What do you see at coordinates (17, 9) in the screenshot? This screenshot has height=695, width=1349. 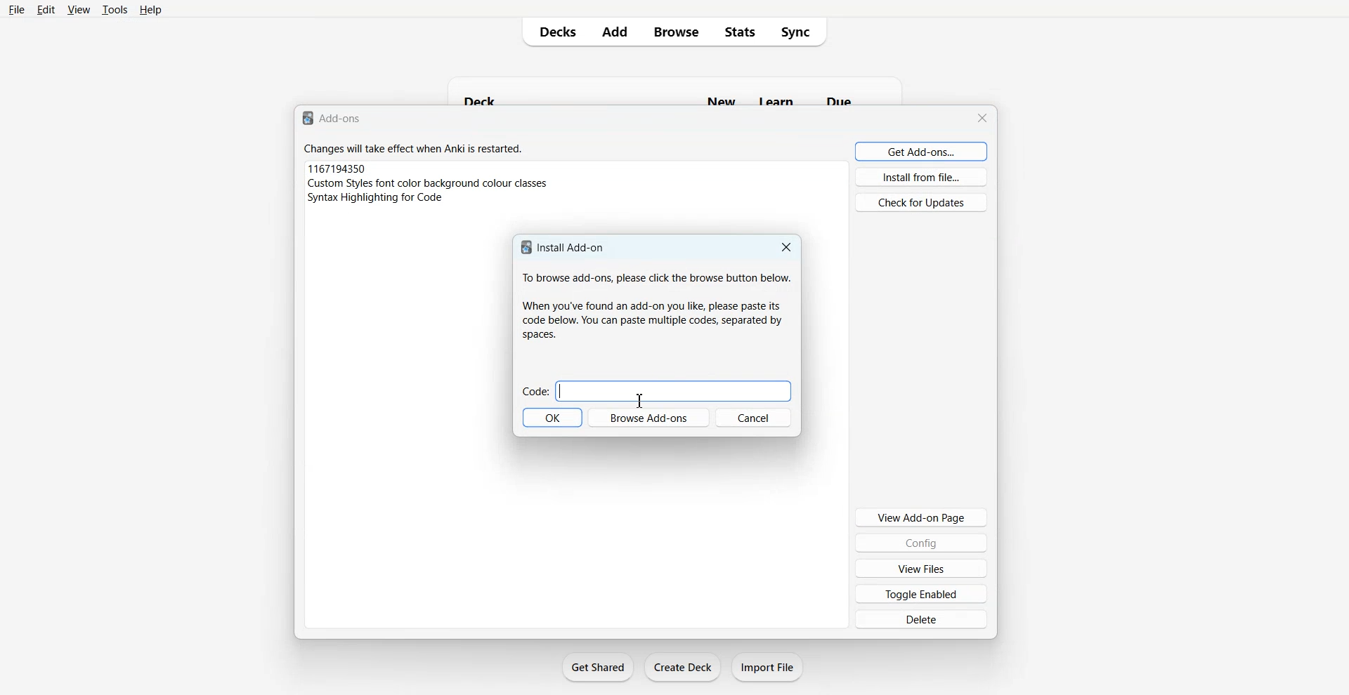 I see `File` at bounding box center [17, 9].